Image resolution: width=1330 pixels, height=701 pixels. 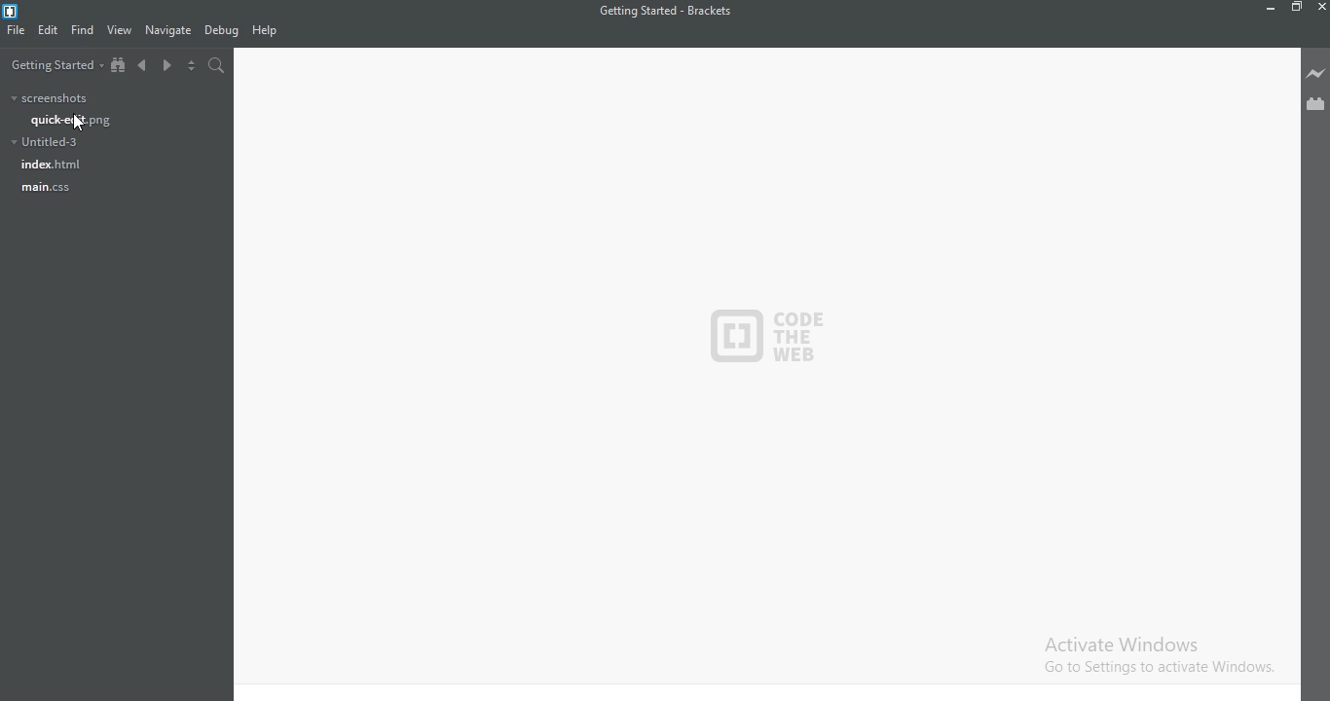 I want to click on help, so click(x=264, y=31).